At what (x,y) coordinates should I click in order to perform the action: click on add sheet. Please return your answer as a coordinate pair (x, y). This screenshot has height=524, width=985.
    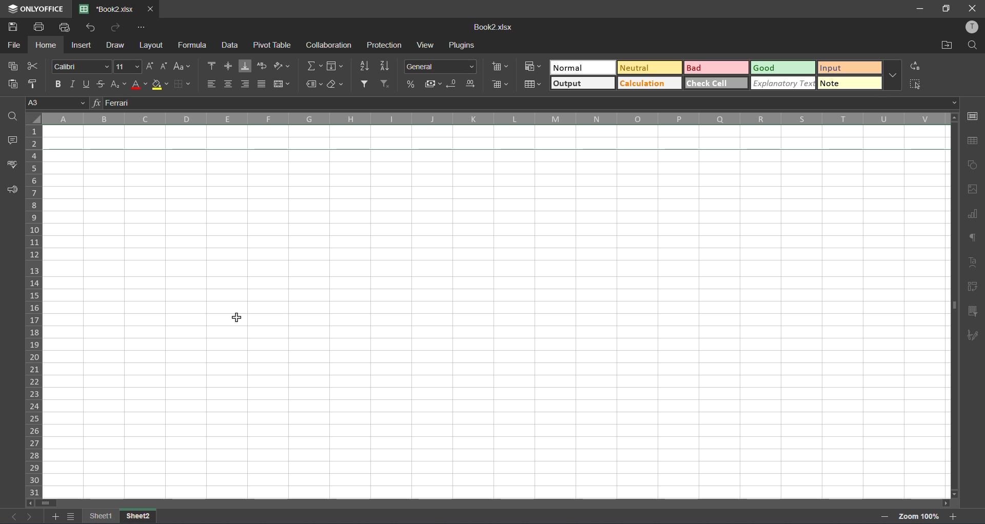
    Looking at the image, I should click on (55, 516).